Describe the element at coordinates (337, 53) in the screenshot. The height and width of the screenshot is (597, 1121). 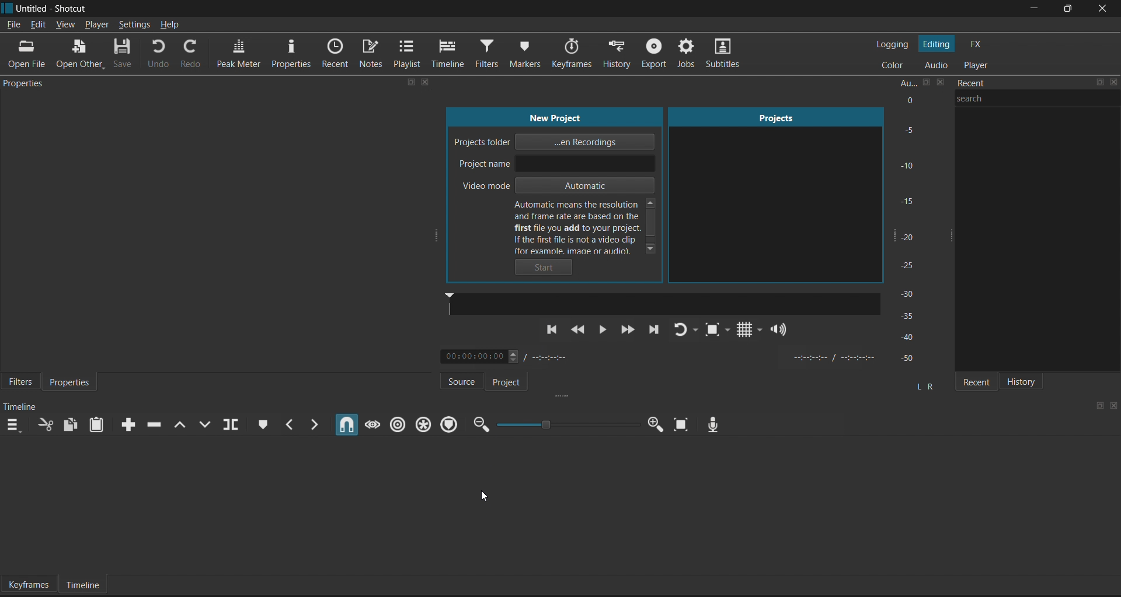
I see `Recent` at that location.